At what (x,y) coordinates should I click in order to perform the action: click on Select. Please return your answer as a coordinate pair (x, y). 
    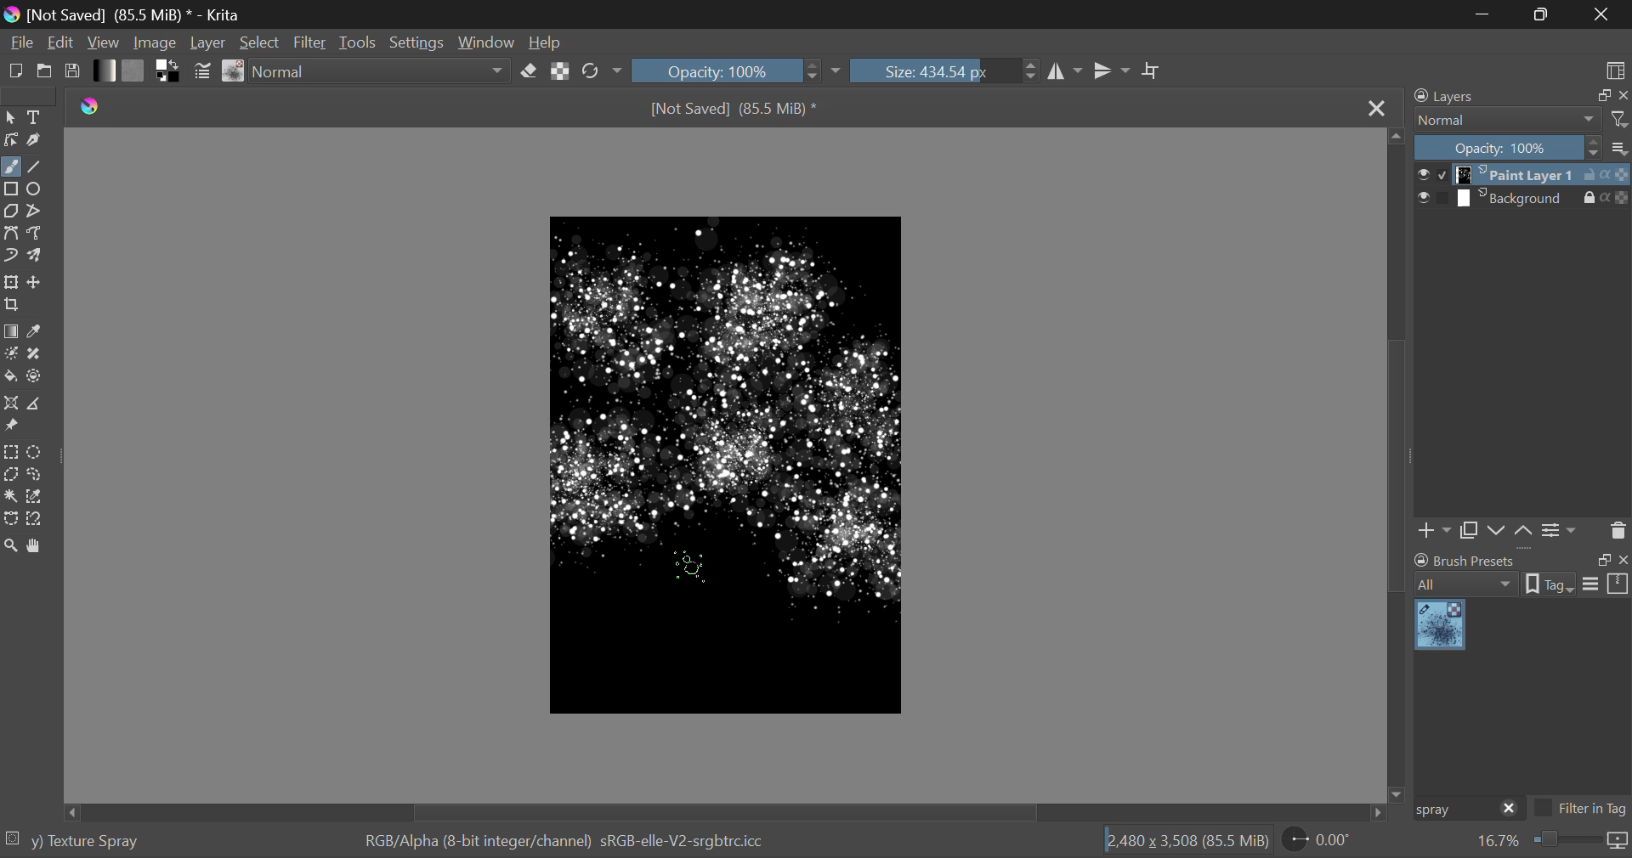
    Looking at the image, I should click on (10, 117).